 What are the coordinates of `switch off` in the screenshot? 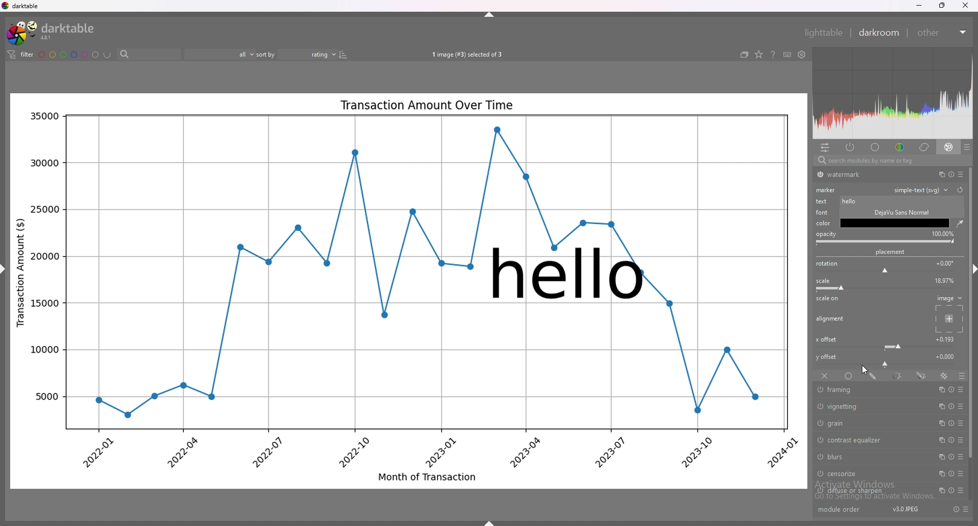 It's located at (820, 390).